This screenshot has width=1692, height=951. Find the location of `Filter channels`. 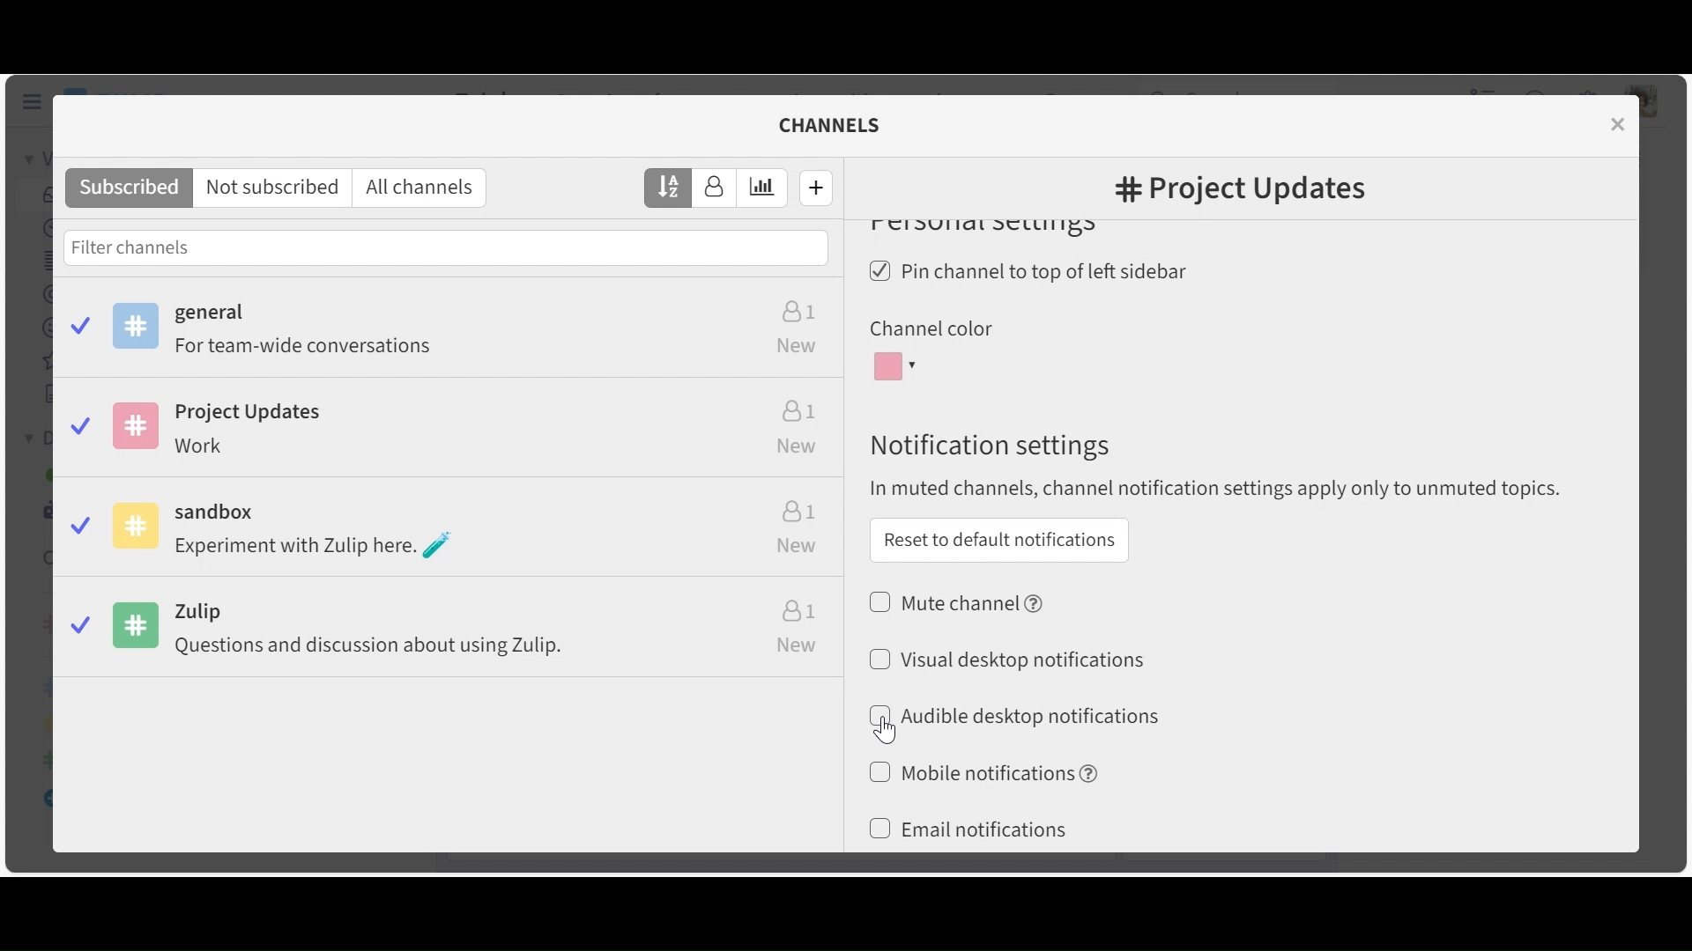

Filter channels is located at coordinates (446, 247).